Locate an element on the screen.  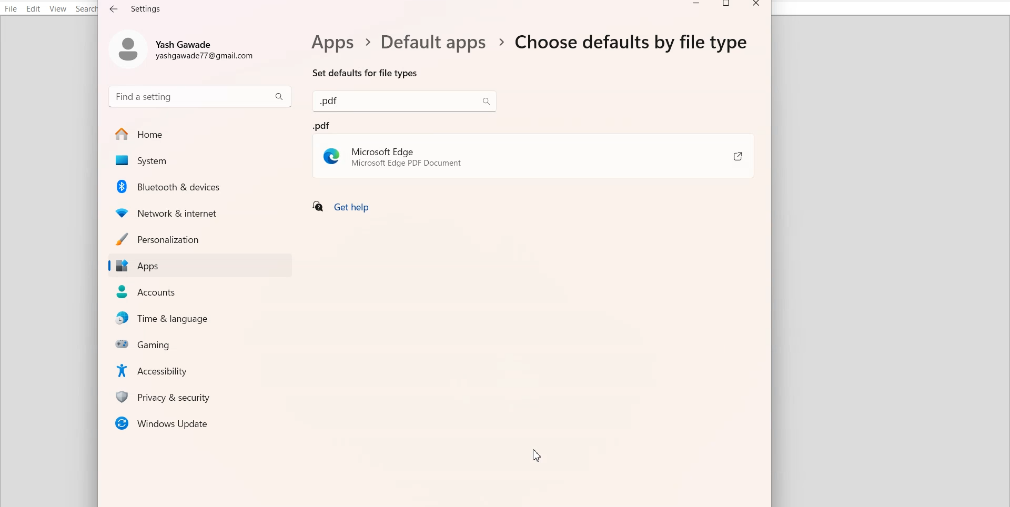
Text is located at coordinates (136, 8).